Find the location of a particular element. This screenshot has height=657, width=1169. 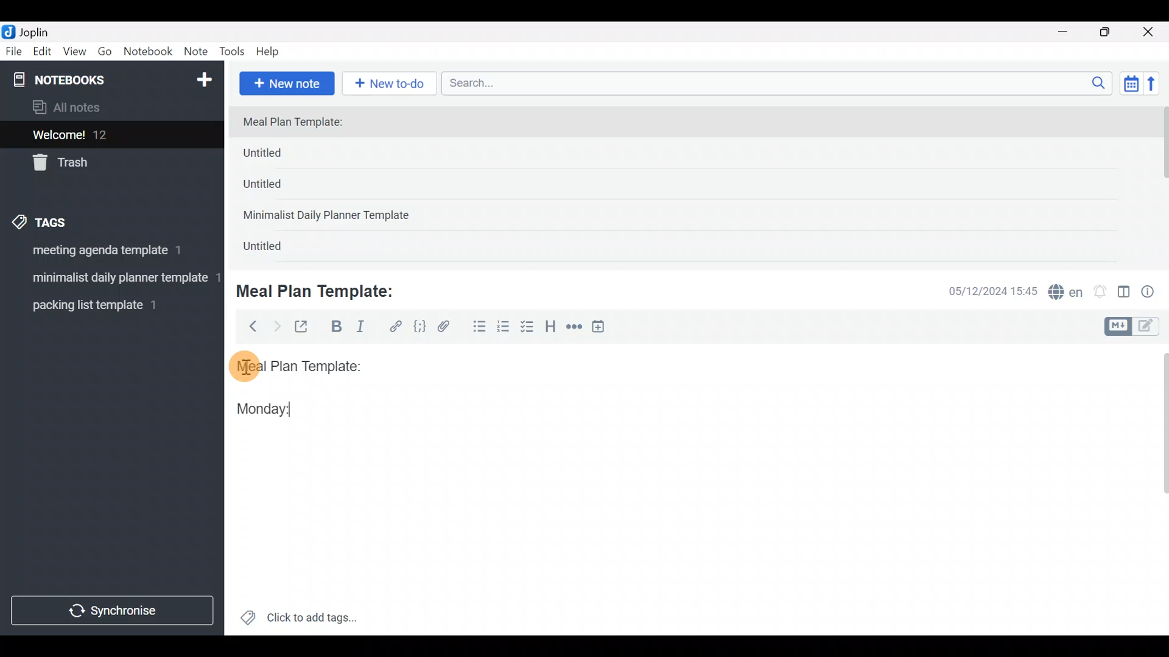

Bold is located at coordinates (335, 328).